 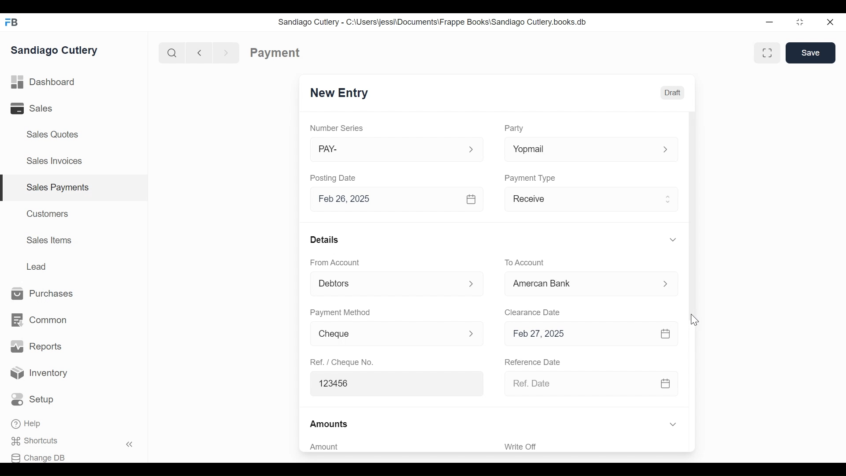 I want to click on Sales Invoices, so click(x=54, y=162).